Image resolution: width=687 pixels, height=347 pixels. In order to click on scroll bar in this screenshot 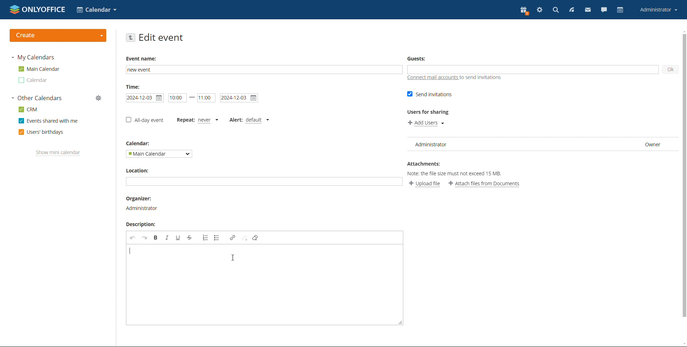, I will do `click(683, 176)`.